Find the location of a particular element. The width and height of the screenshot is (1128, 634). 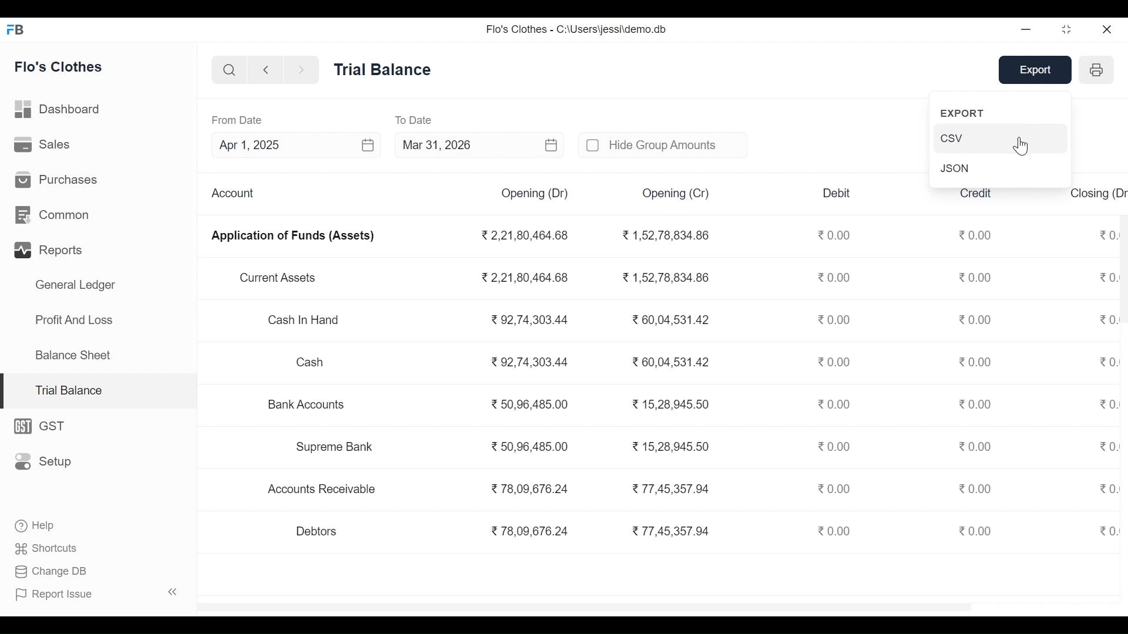

Shortcuts is located at coordinates (48, 548).